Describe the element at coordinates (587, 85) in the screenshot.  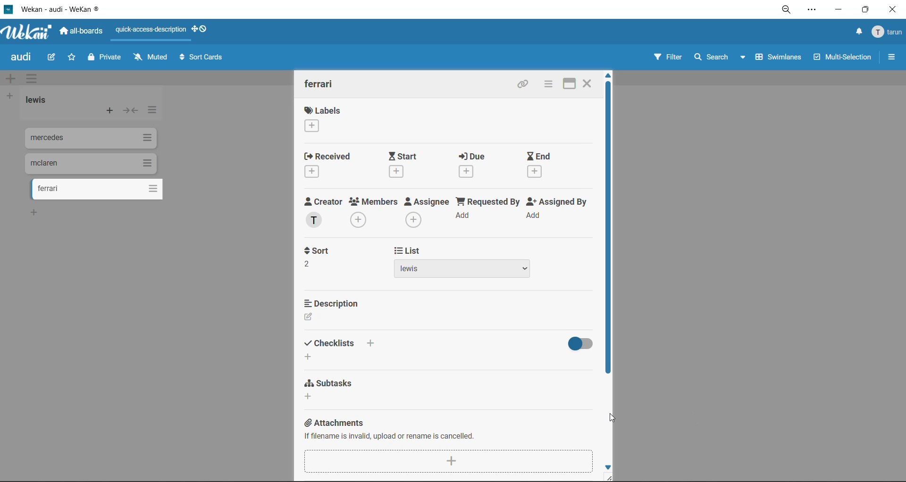
I see `close` at that location.